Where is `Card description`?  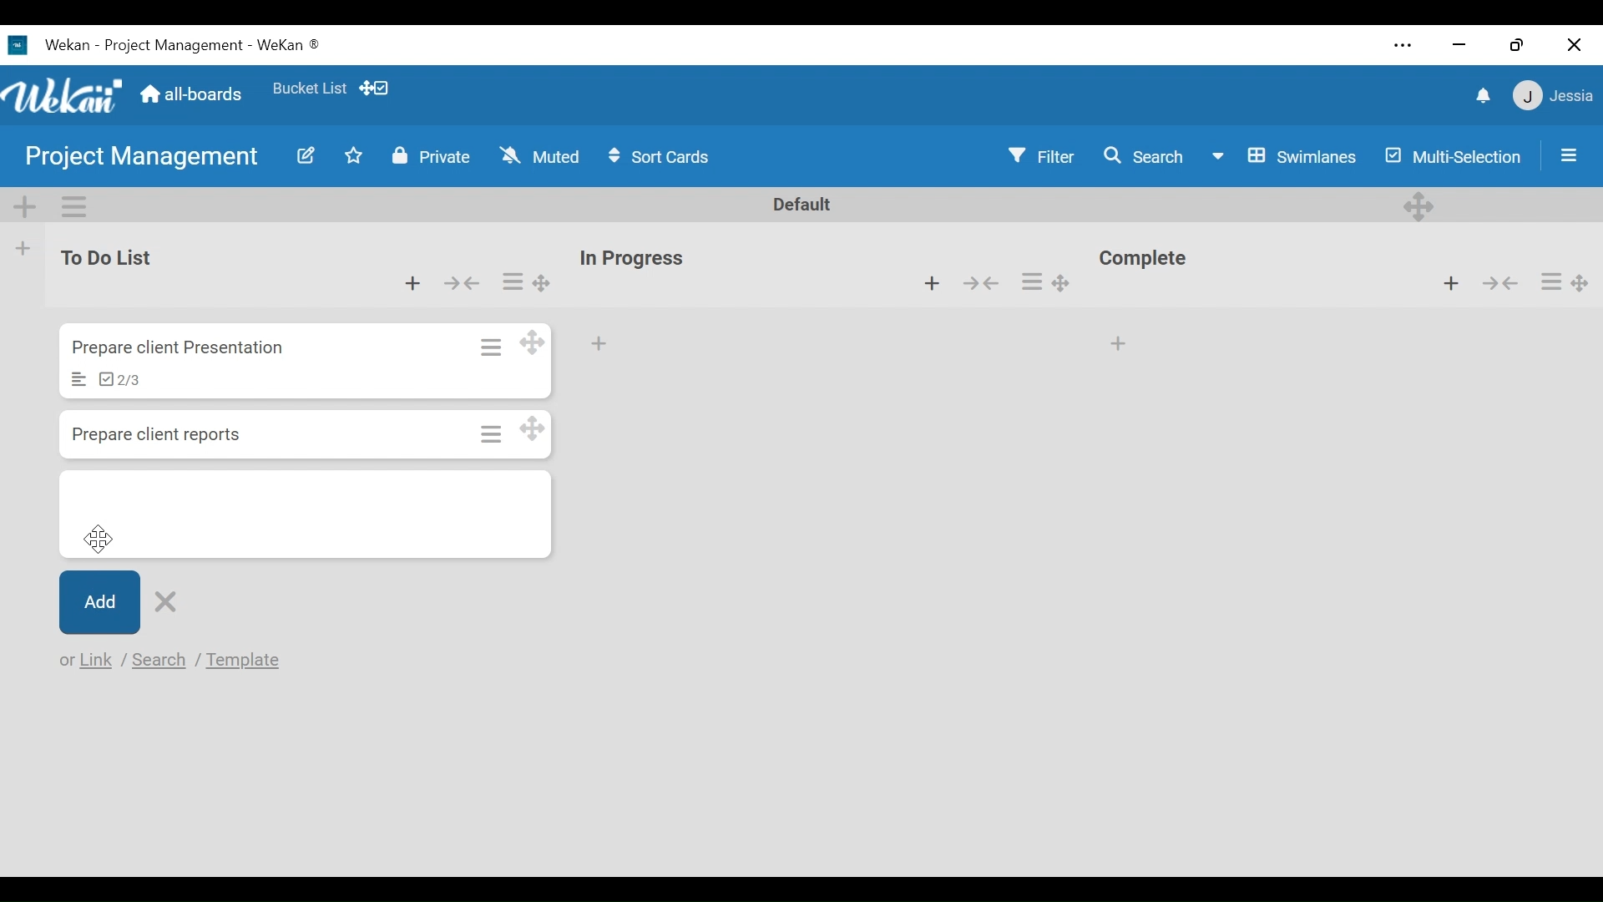
Card description is located at coordinates (79, 380).